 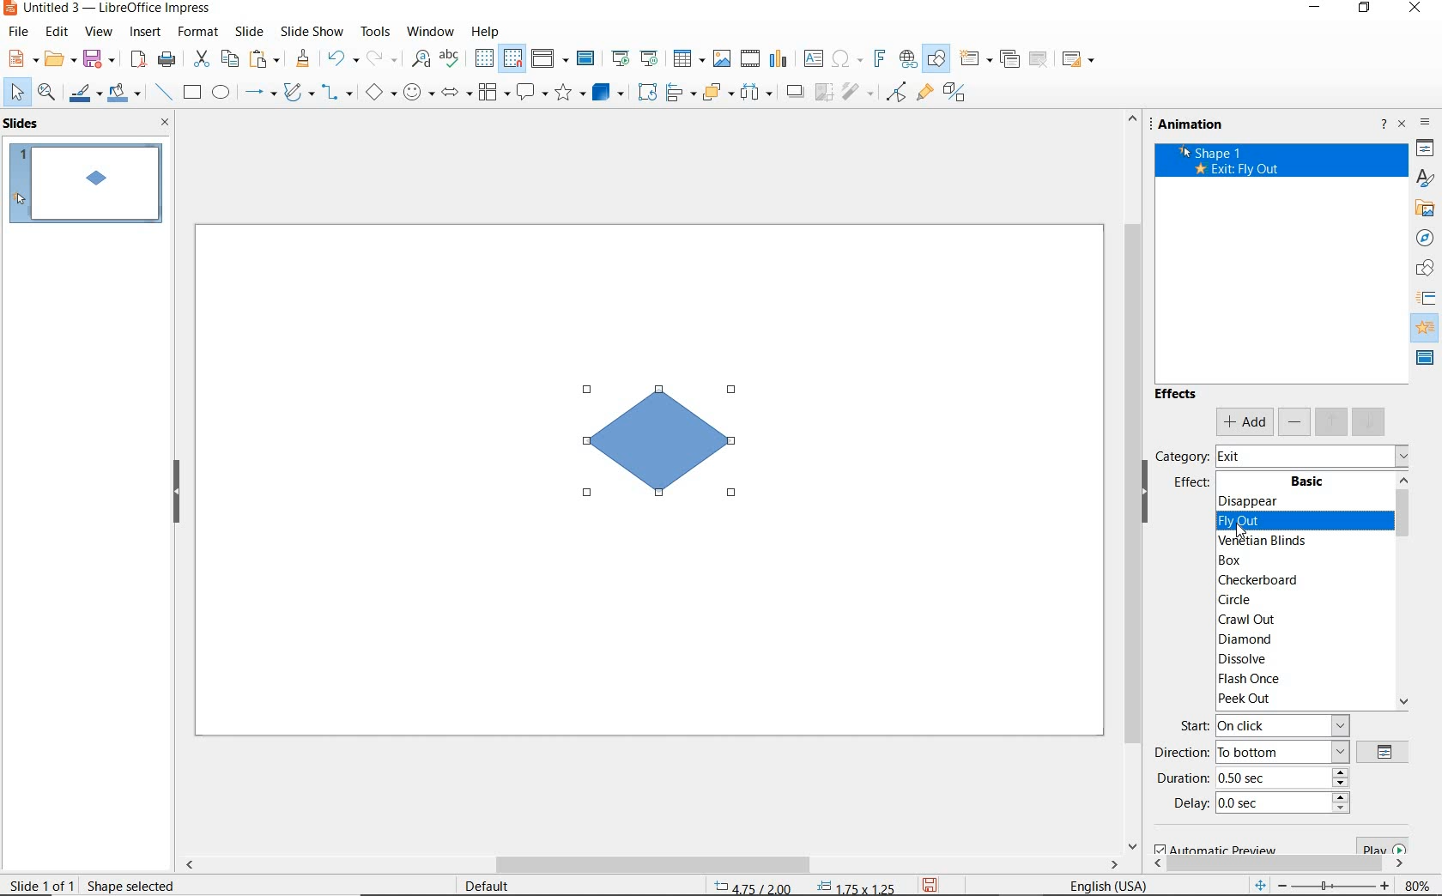 What do you see at coordinates (1193, 484) in the screenshot?
I see `effect` at bounding box center [1193, 484].